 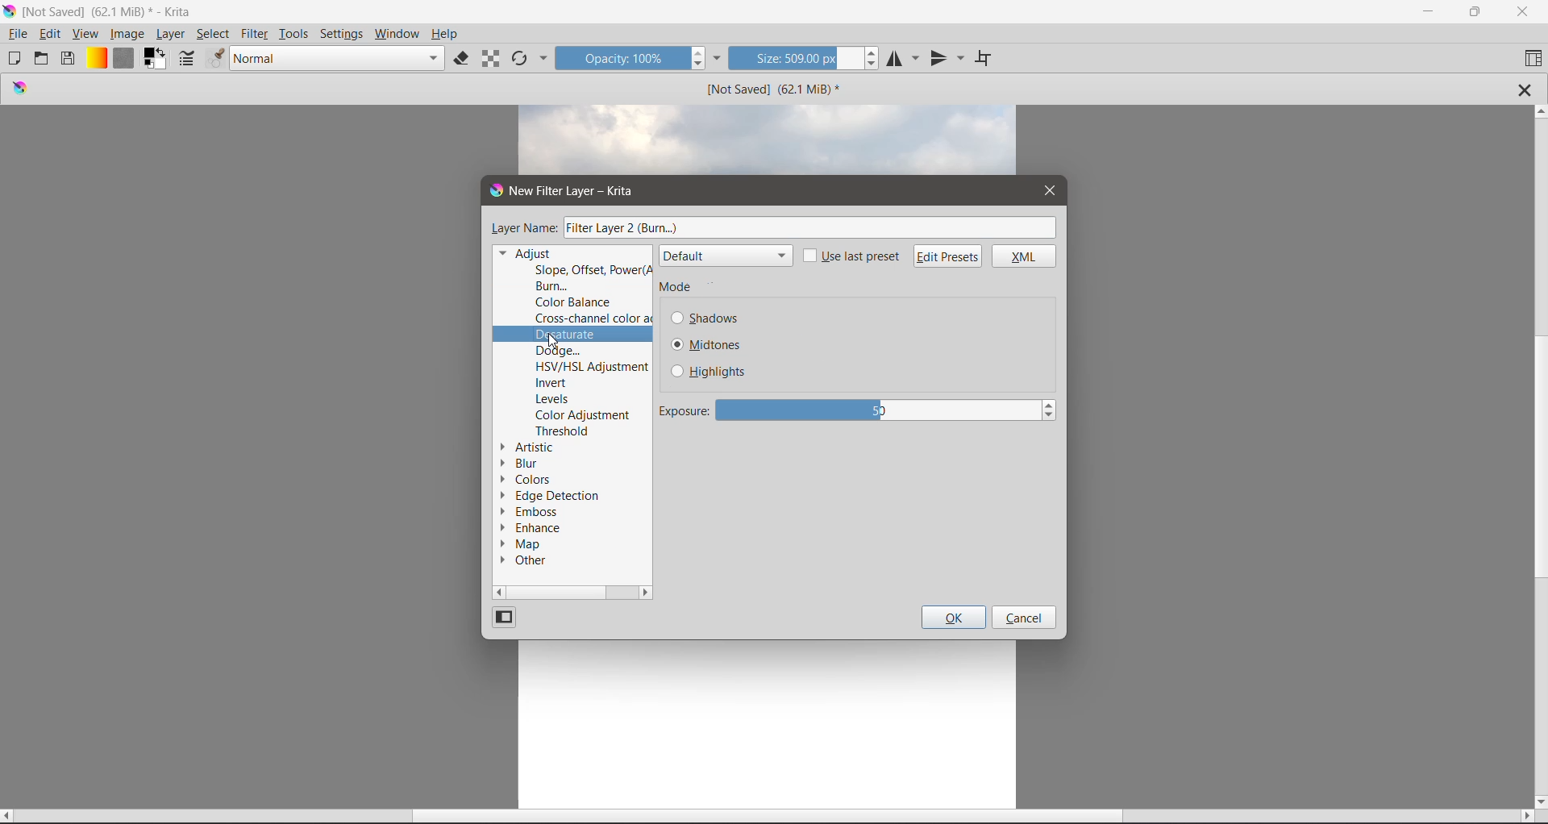 What do you see at coordinates (852, 256) in the screenshot?
I see `Use last preset - click to enable/disable` at bounding box center [852, 256].